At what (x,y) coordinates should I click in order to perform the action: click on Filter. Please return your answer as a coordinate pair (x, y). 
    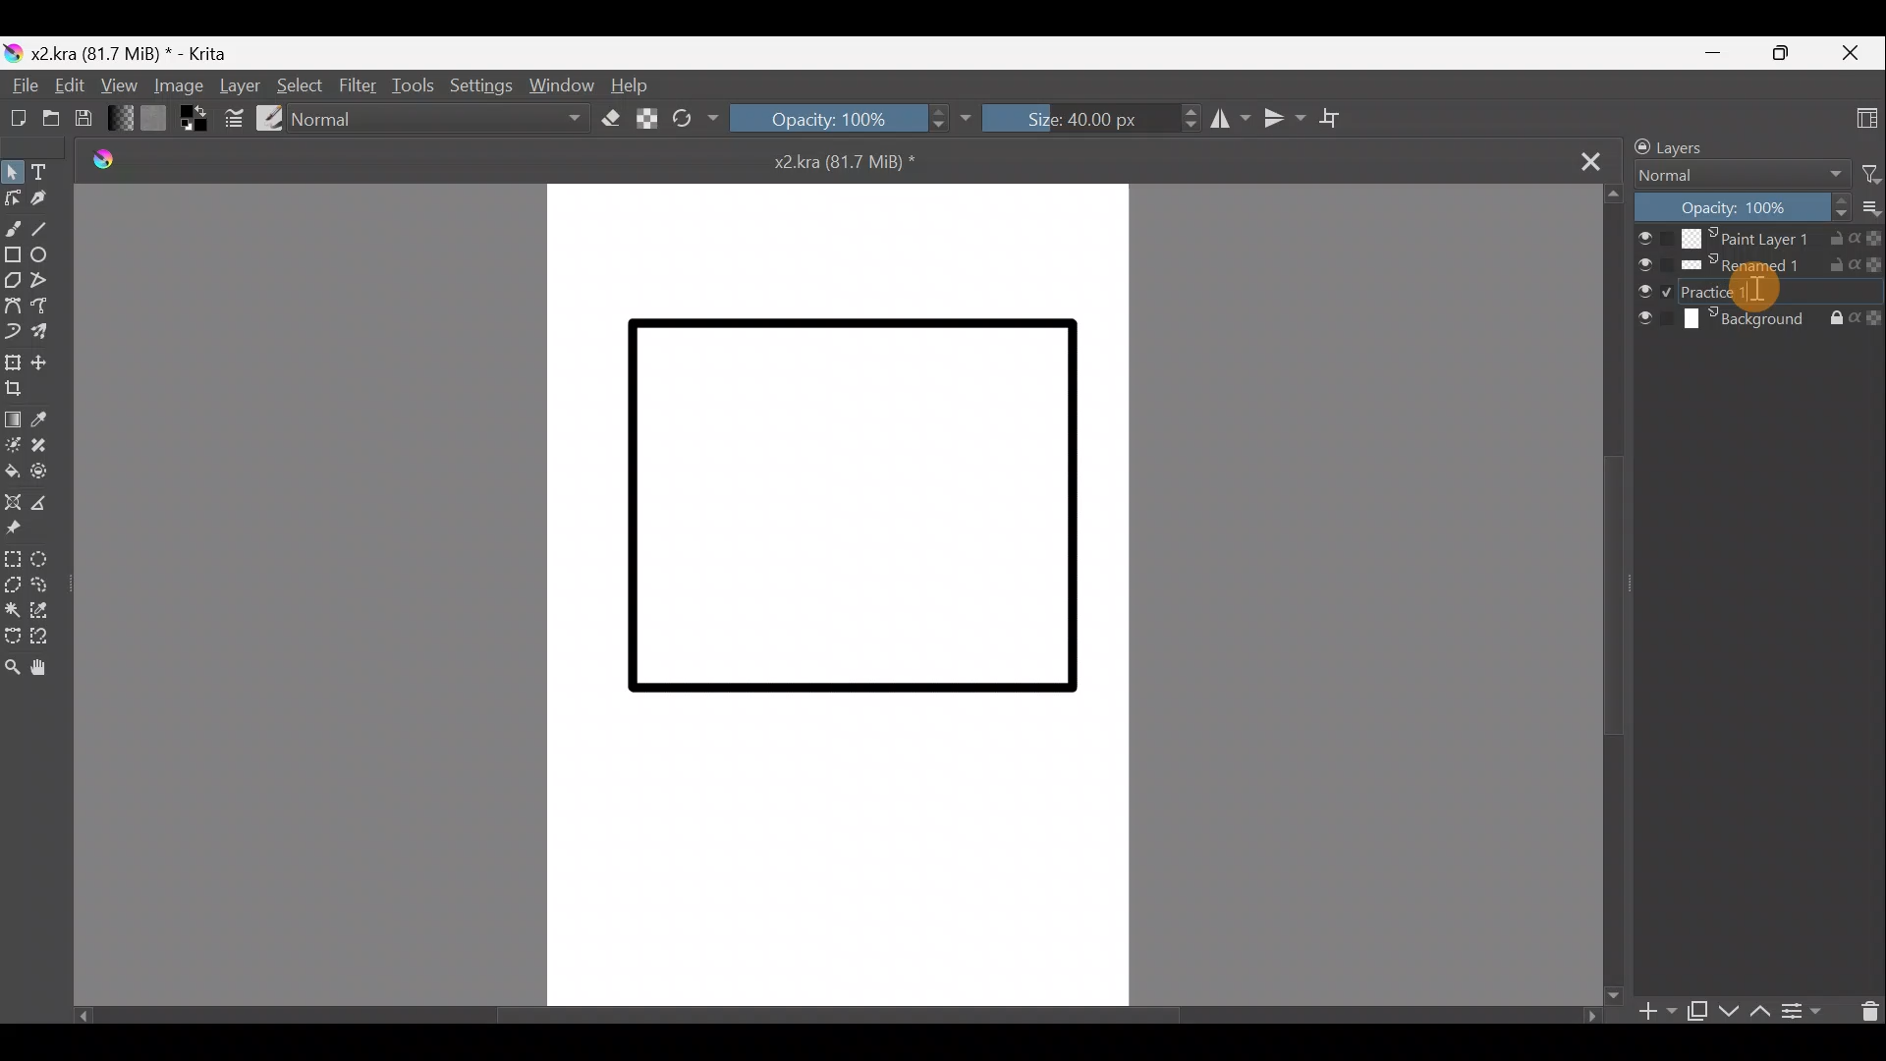
    Looking at the image, I should click on (359, 87).